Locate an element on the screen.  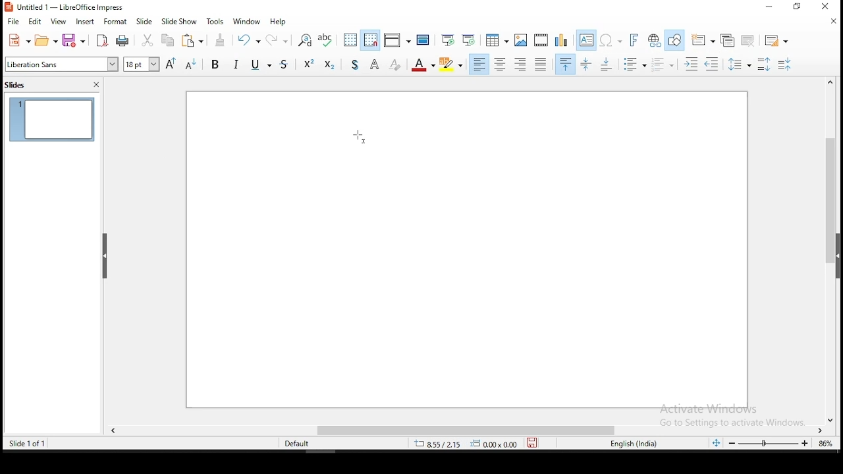
delete slide is located at coordinates (749, 39).